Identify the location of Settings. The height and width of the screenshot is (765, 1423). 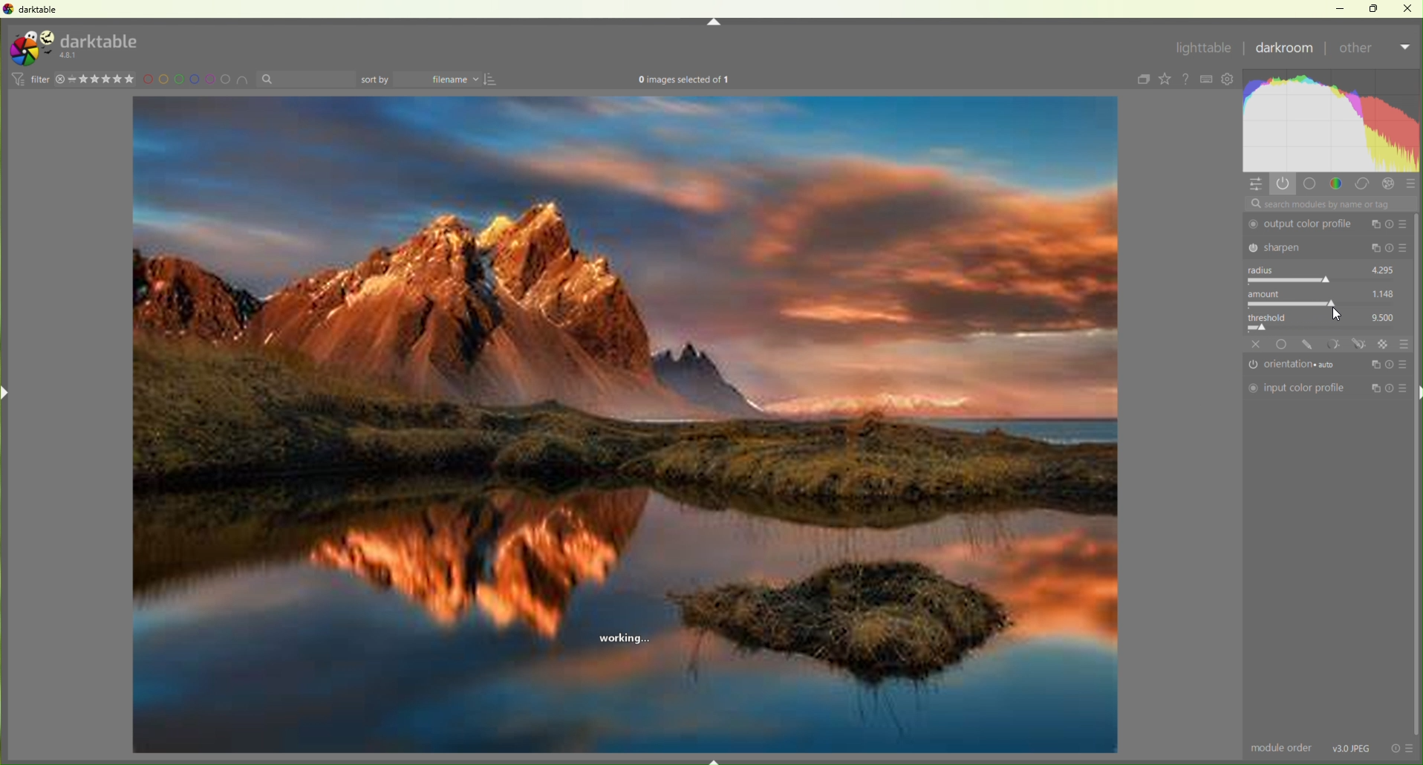
(1231, 80).